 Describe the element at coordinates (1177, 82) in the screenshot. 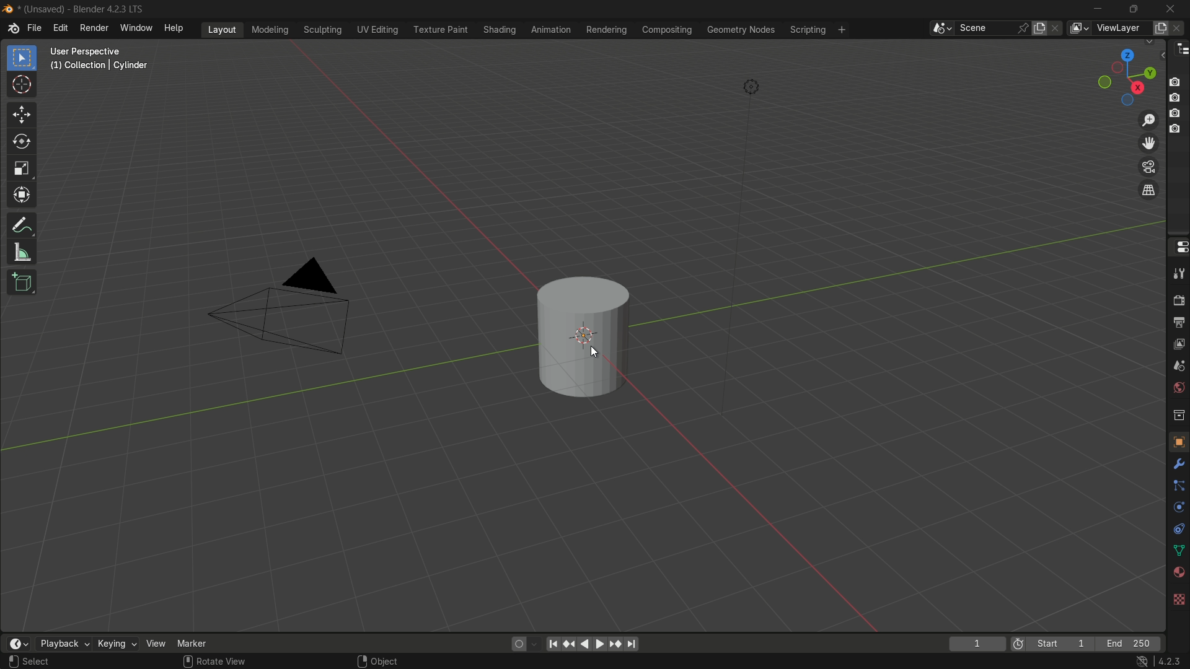

I see `layer 1` at that location.